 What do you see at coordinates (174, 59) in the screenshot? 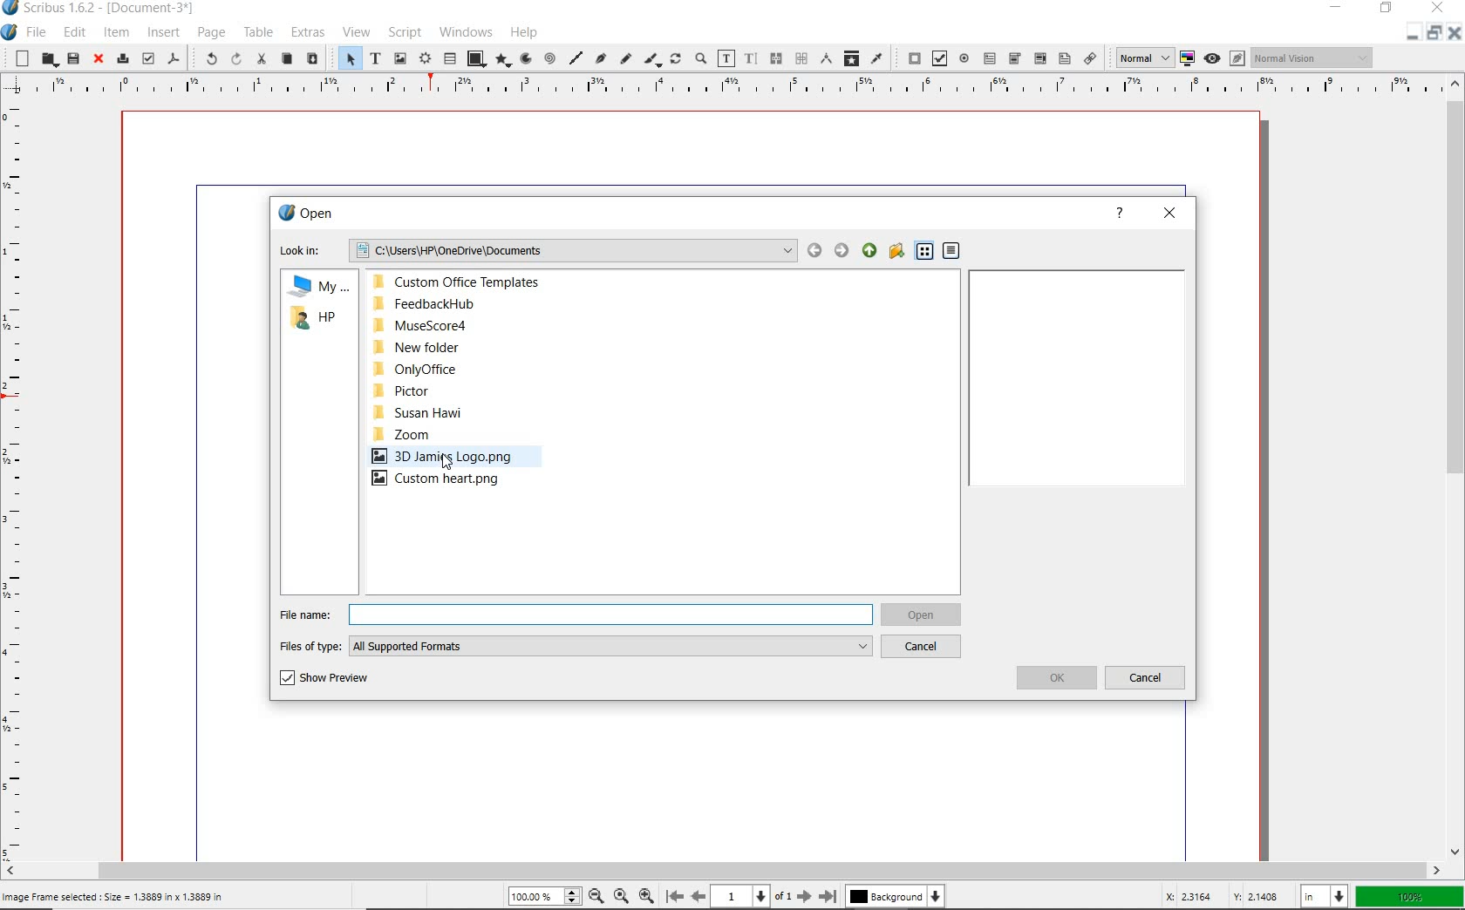
I see `save as pdf` at bounding box center [174, 59].